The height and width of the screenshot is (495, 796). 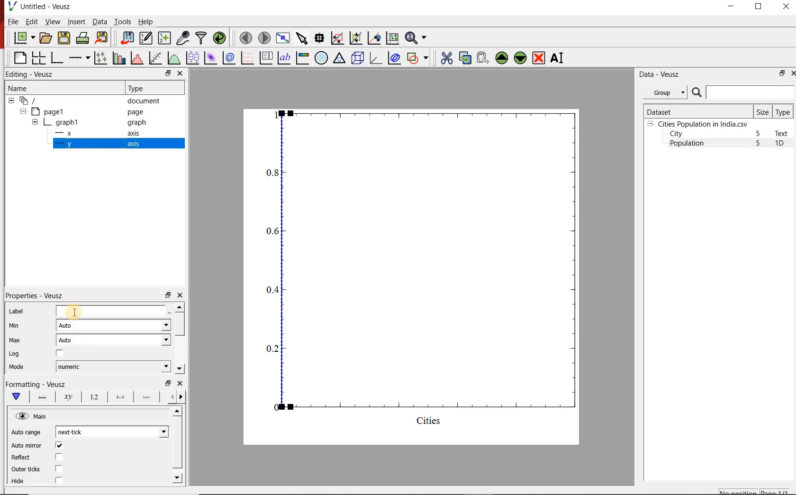 I want to click on select items from the graph or scroll, so click(x=301, y=37).